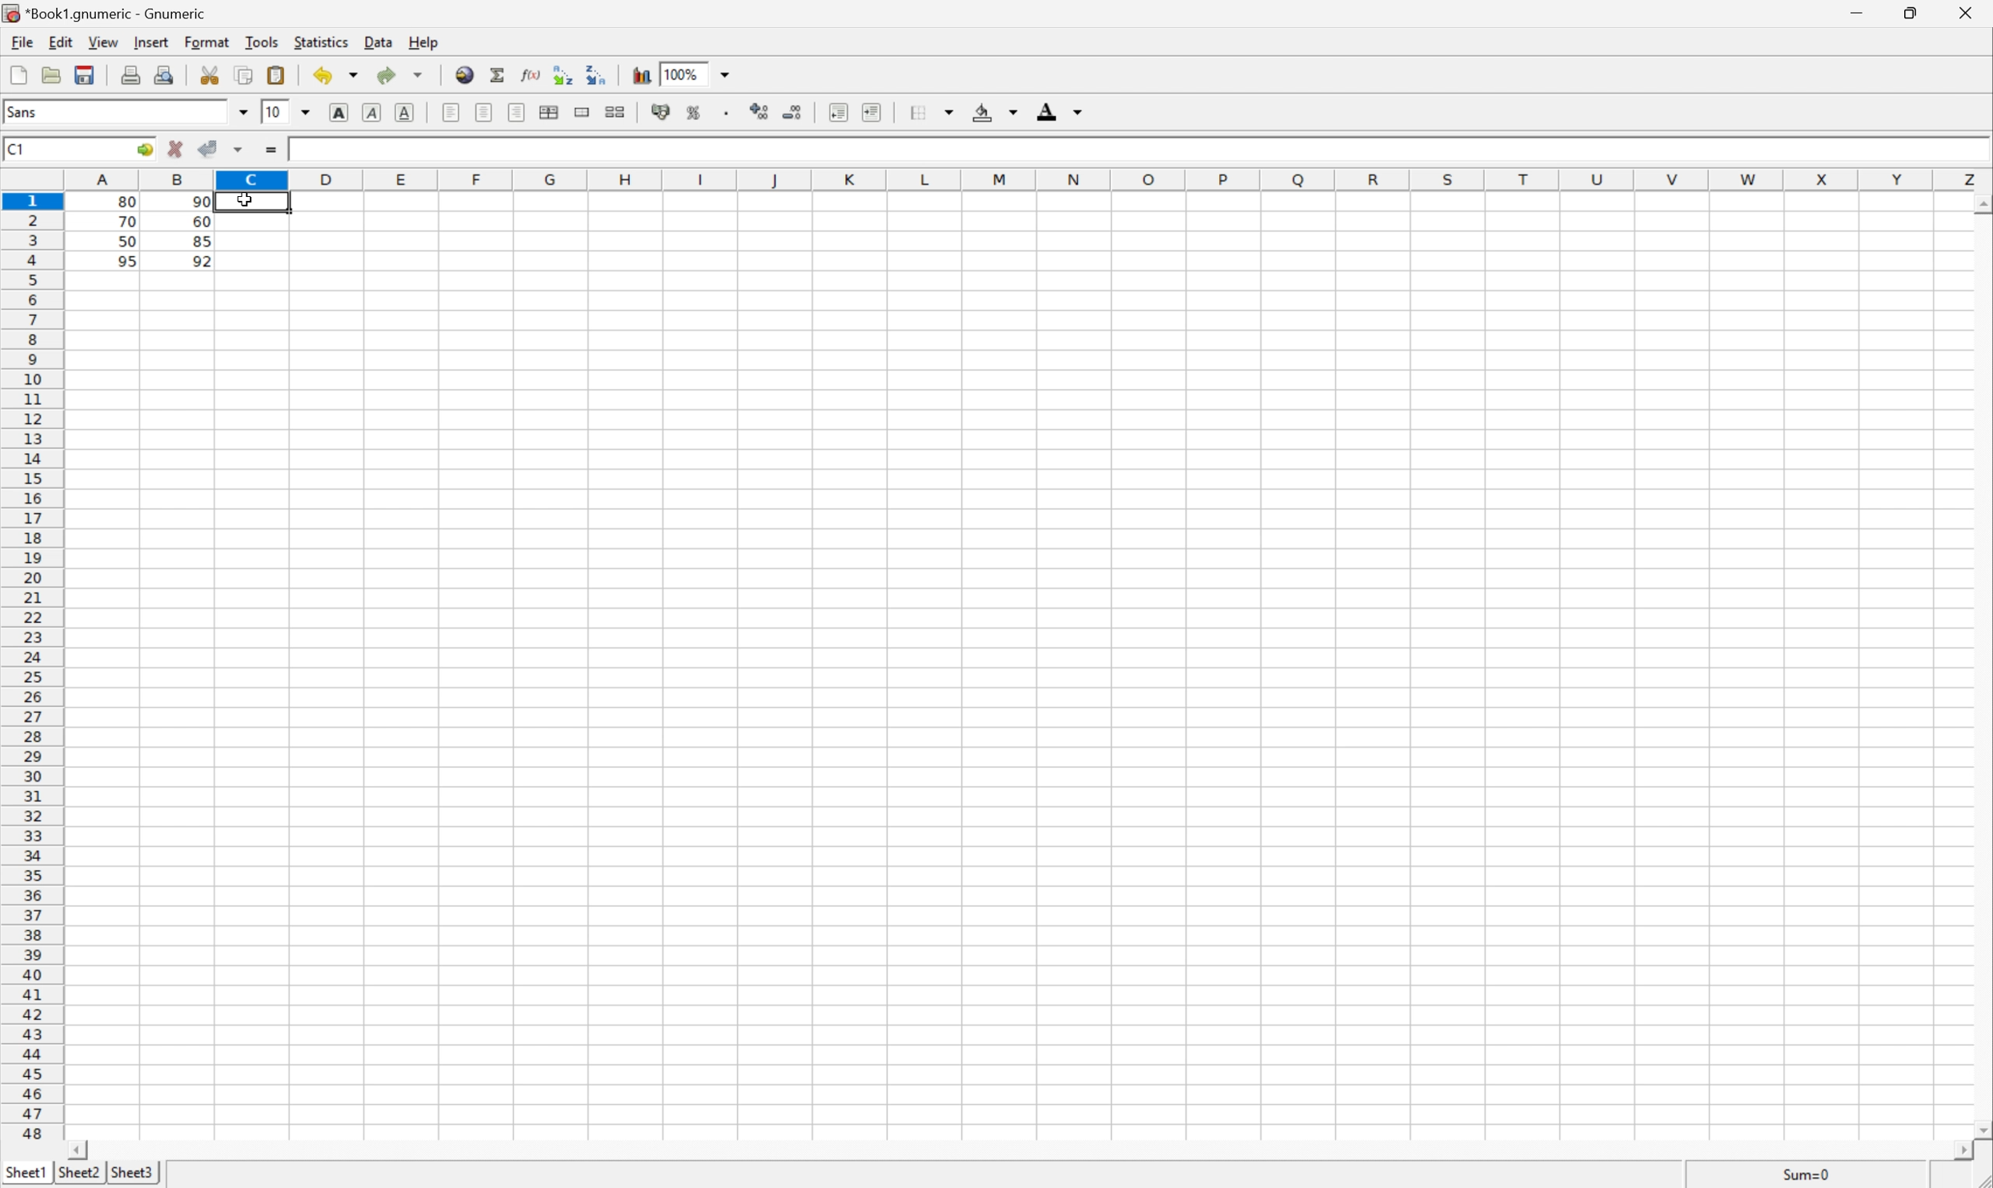 This screenshot has height=1188, width=1993. I want to click on View, so click(104, 42).